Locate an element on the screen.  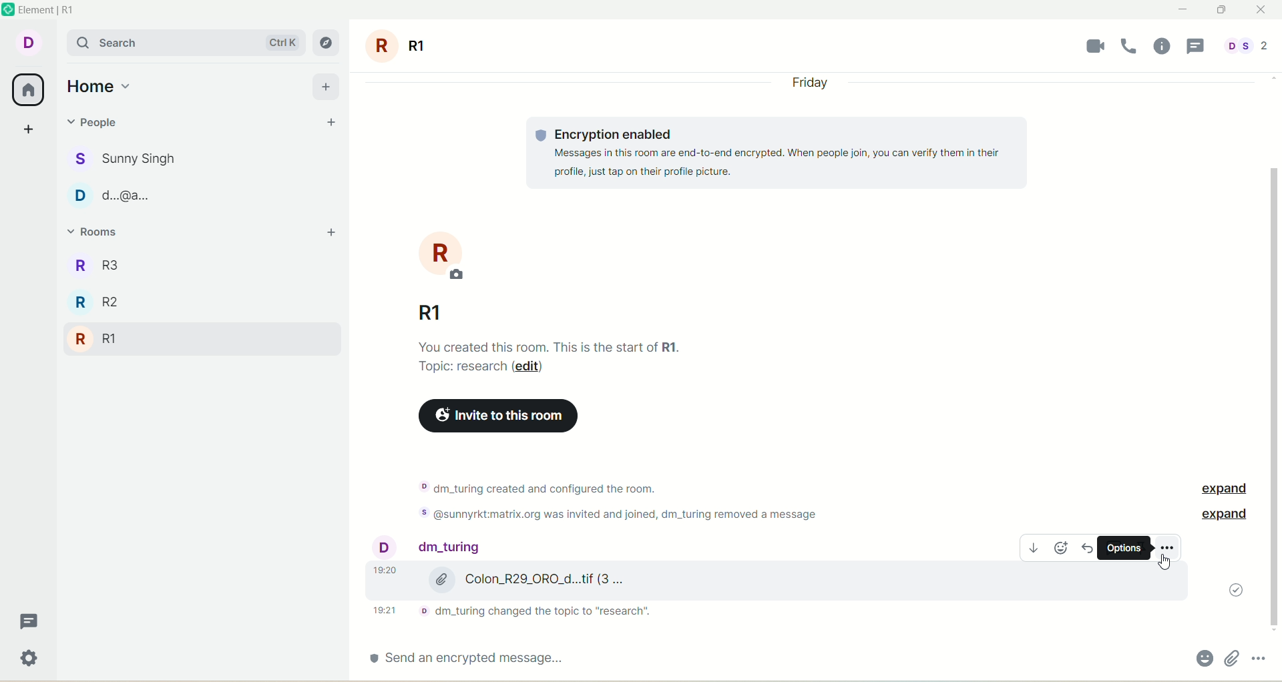
minimize is located at coordinates (1184, 8).